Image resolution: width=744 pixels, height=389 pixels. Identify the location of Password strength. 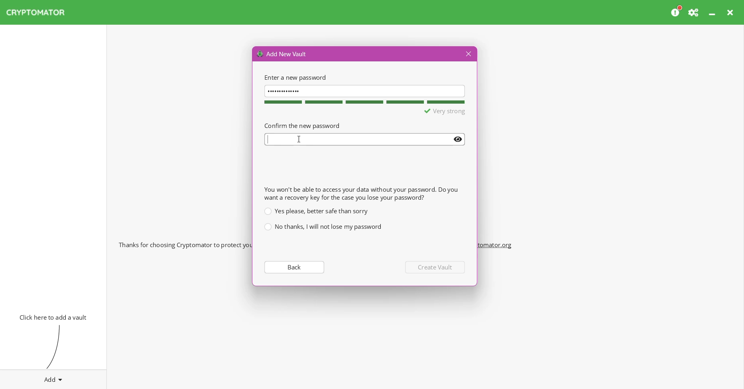
(363, 102).